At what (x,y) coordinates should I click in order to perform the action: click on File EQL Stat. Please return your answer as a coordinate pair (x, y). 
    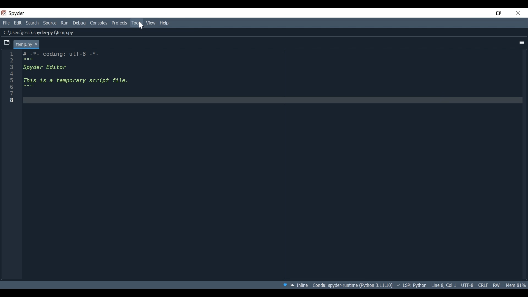
    Looking at the image, I should click on (483, 285).